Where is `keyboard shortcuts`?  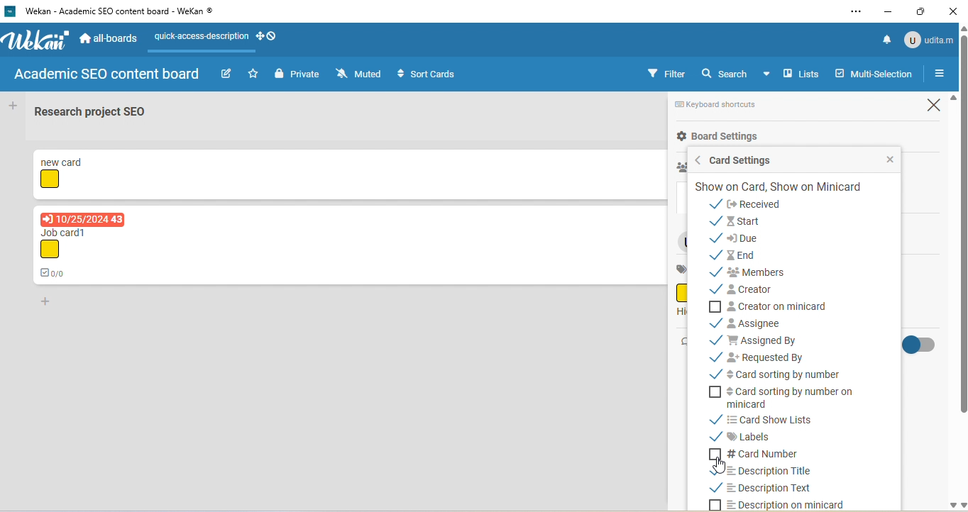 keyboard shortcuts is located at coordinates (725, 106).